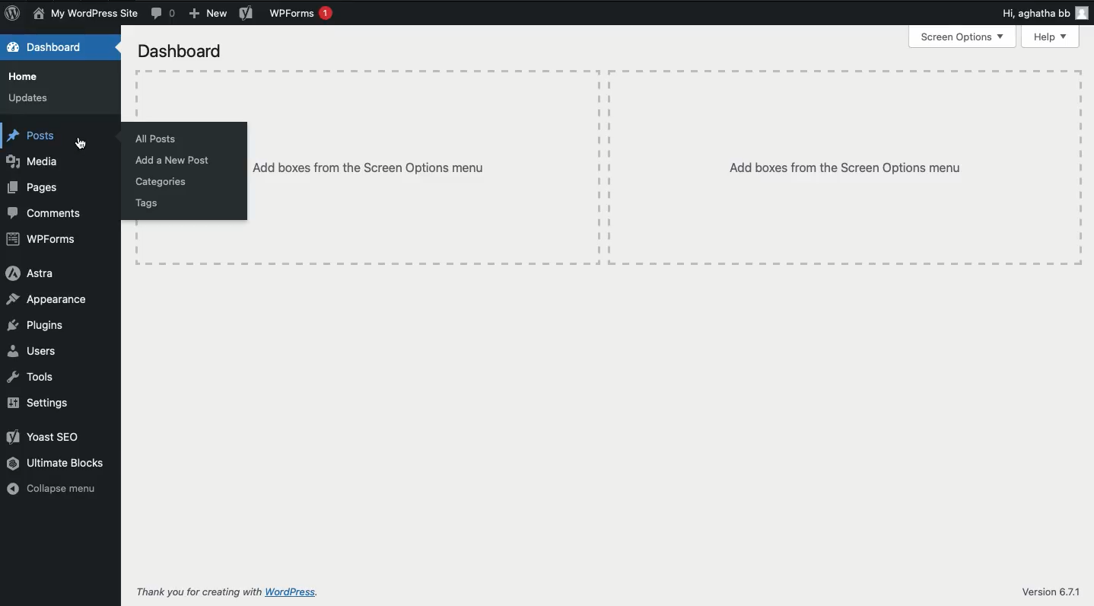 The width and height of the screenshot is (1094, 606). What do you see at coordinates (49, 46) in the screenshot?
I see `Dashboard` at bounding box center [49, 46].